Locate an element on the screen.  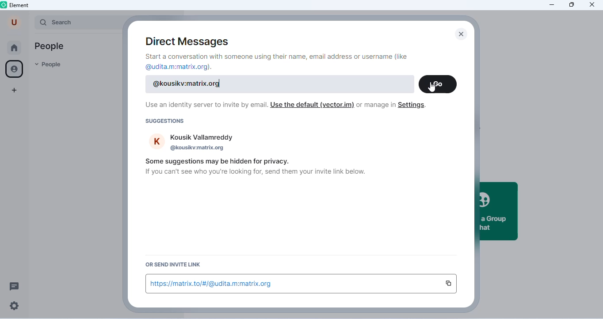
create a group chat is located at coordinates (499, 211).